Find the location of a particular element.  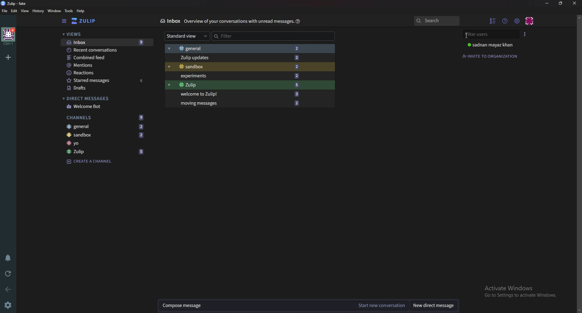

View is located at coordinates (24, 11).